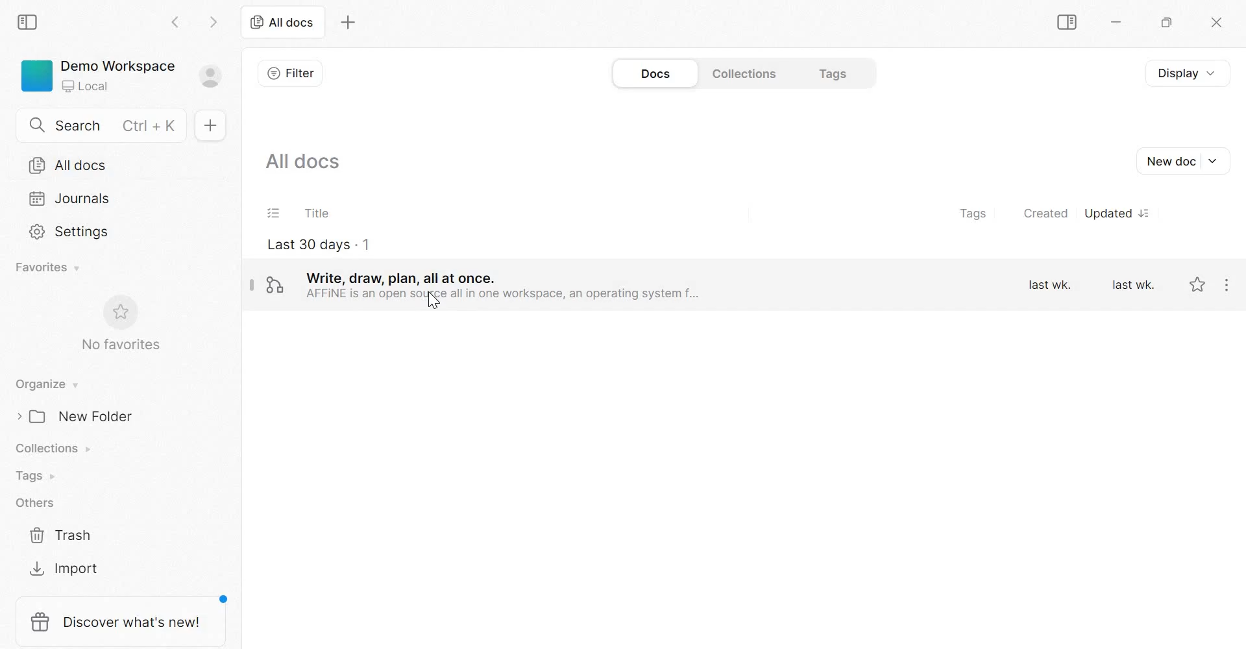  Describe the element at coordinates (34, 503) in the screenshot. I see `Others` at that location.